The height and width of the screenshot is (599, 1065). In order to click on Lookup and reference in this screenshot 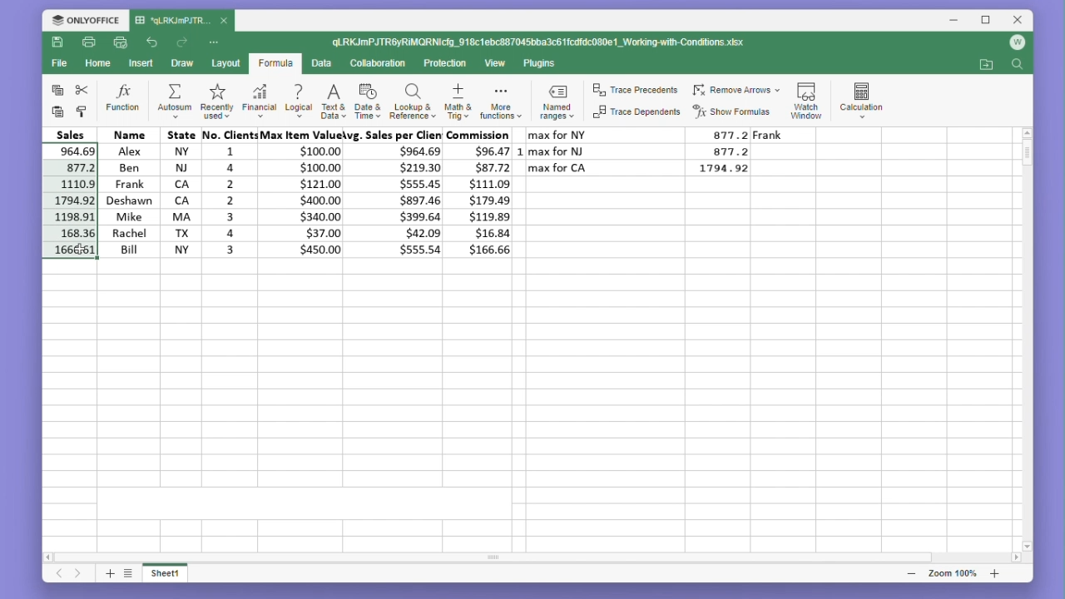, I will do `click(413, 100)`.